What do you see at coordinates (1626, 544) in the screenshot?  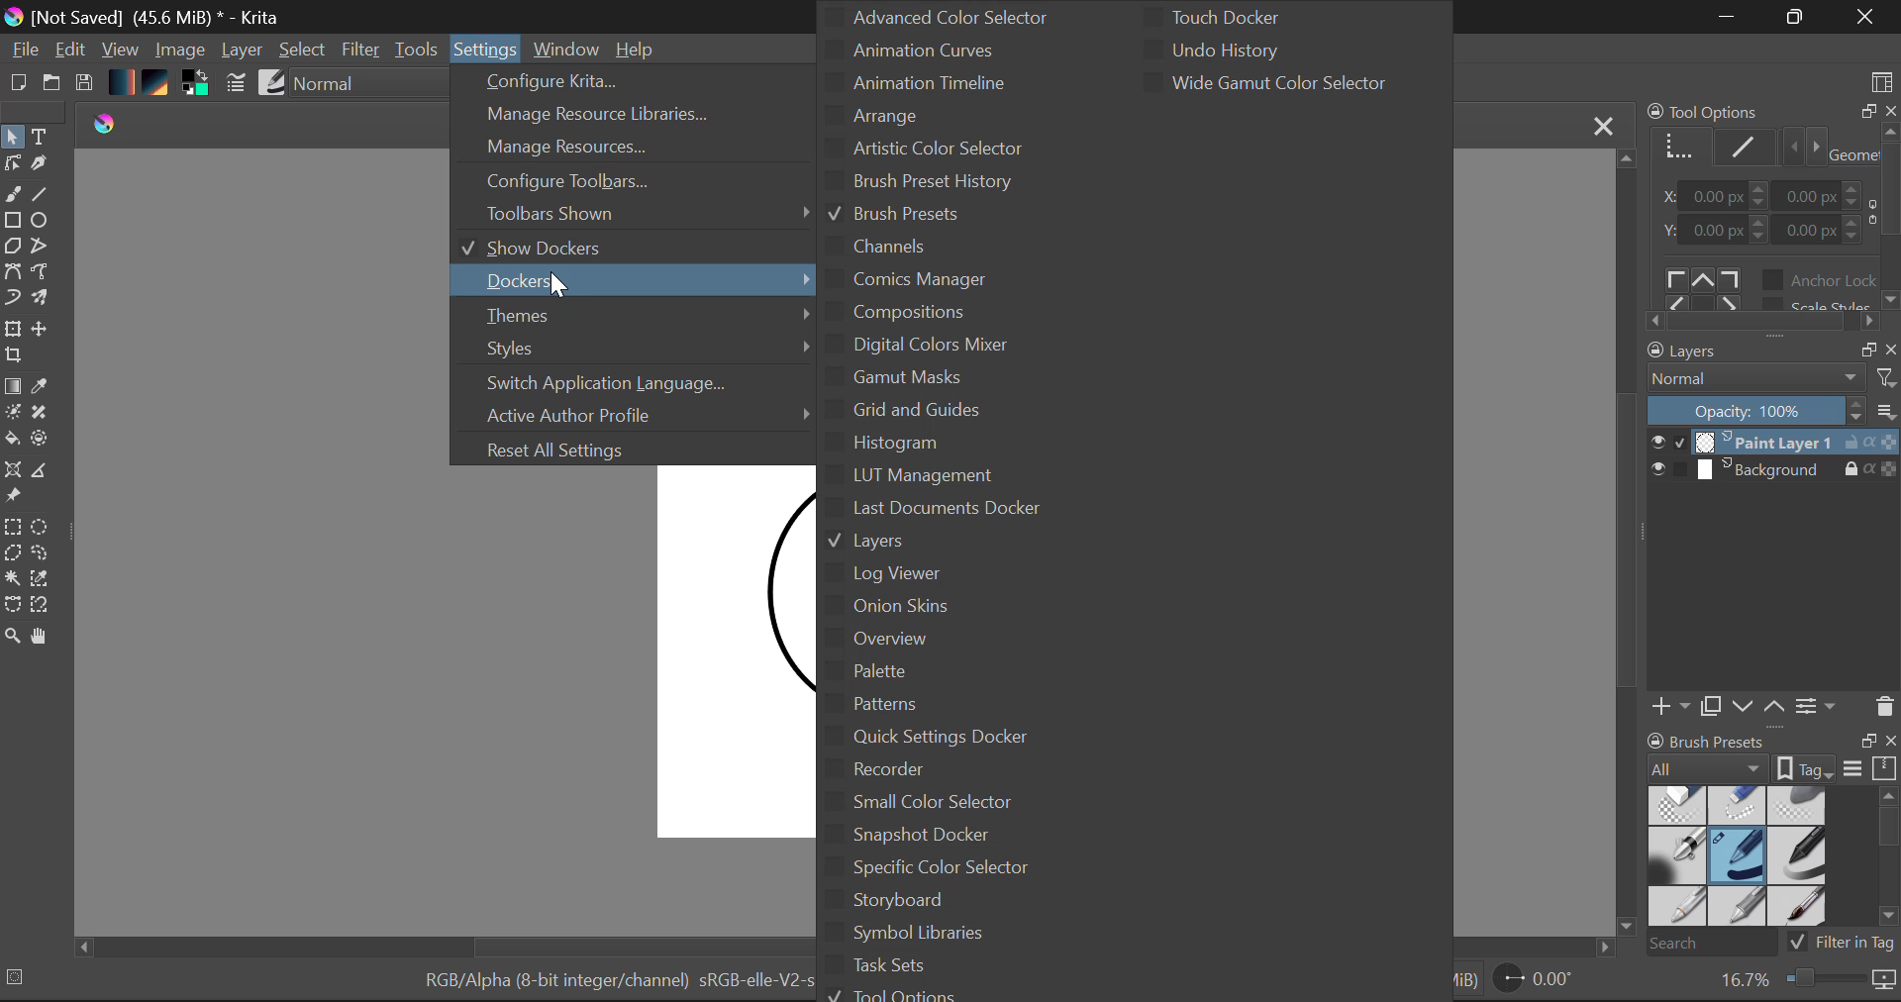 I see `Scroll Bar` at bounding box center [1626, 544].